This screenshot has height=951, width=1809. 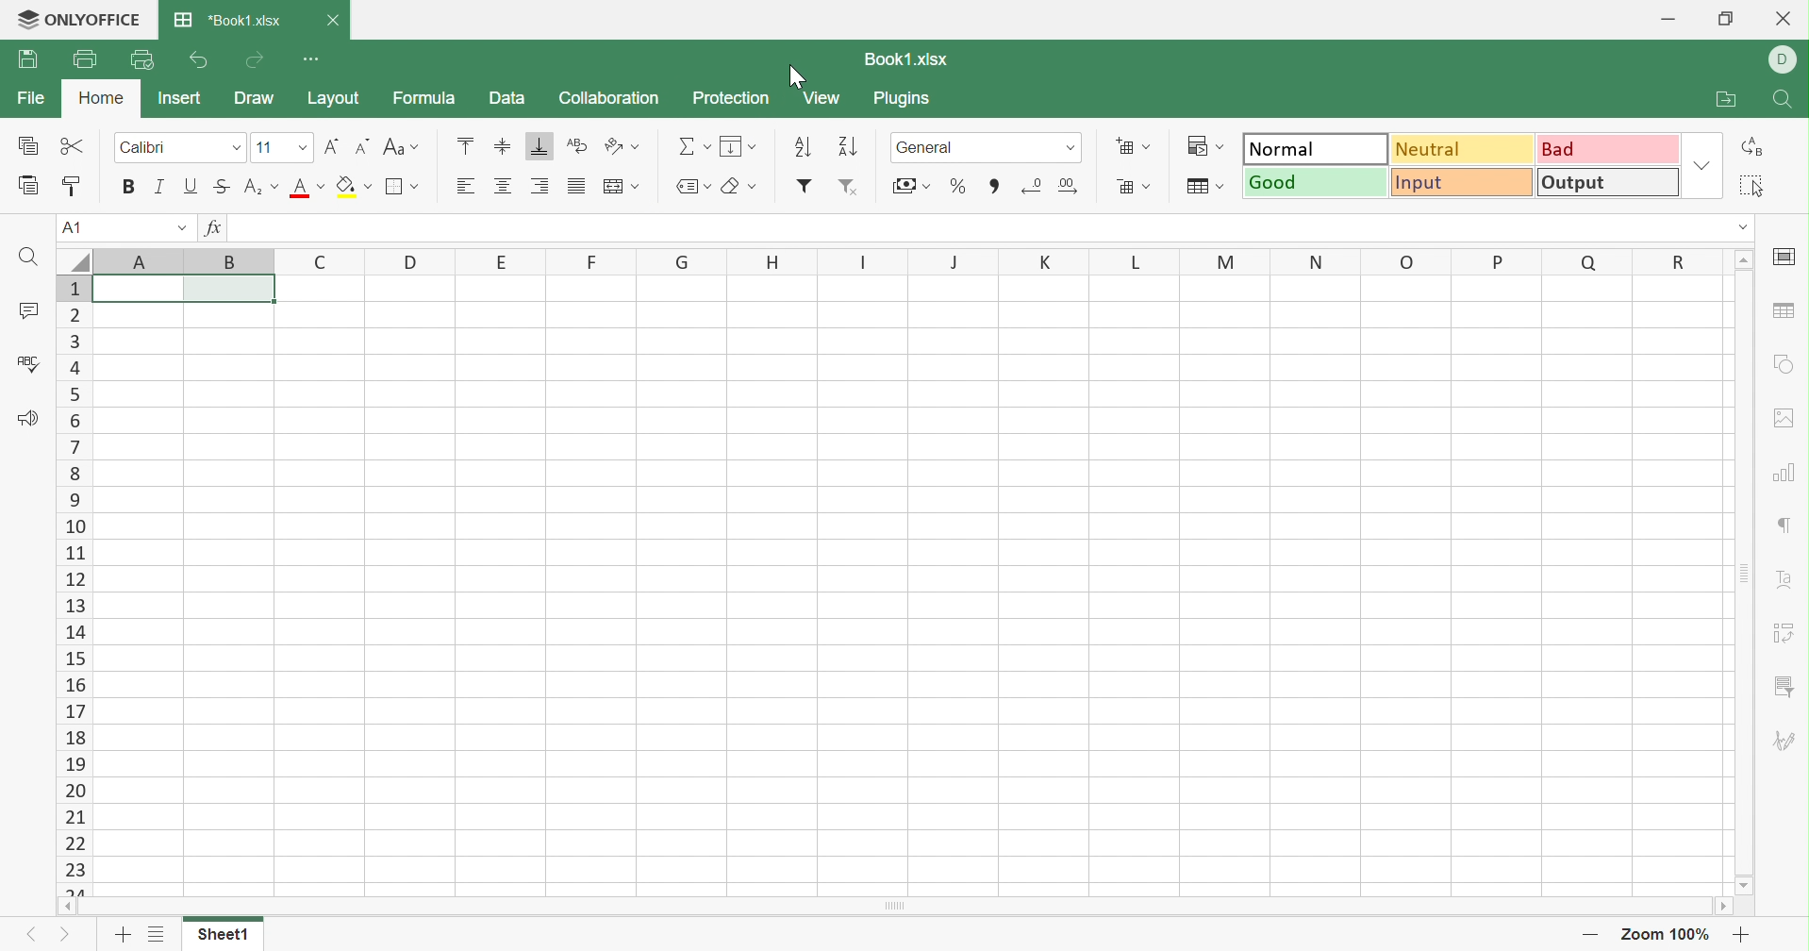 What do you see at coordinates (1608, 183) in the screenshot?
I see `Output` at bounding box center [1608, 183].